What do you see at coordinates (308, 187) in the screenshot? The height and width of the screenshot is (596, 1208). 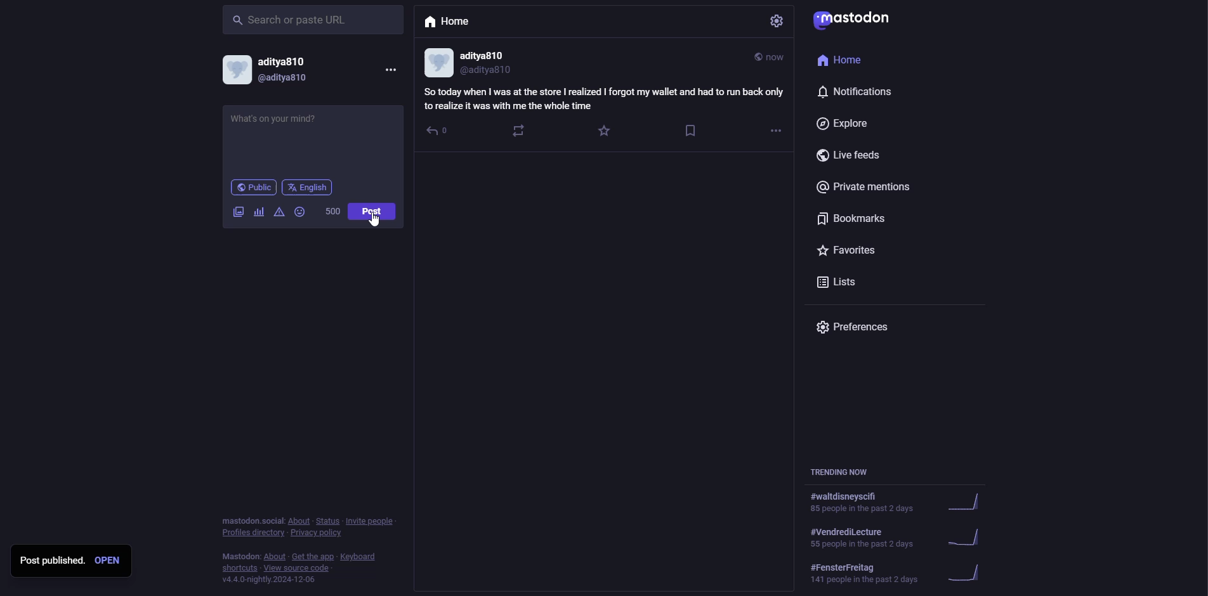 I see `english` at bounding box center [308, 187].